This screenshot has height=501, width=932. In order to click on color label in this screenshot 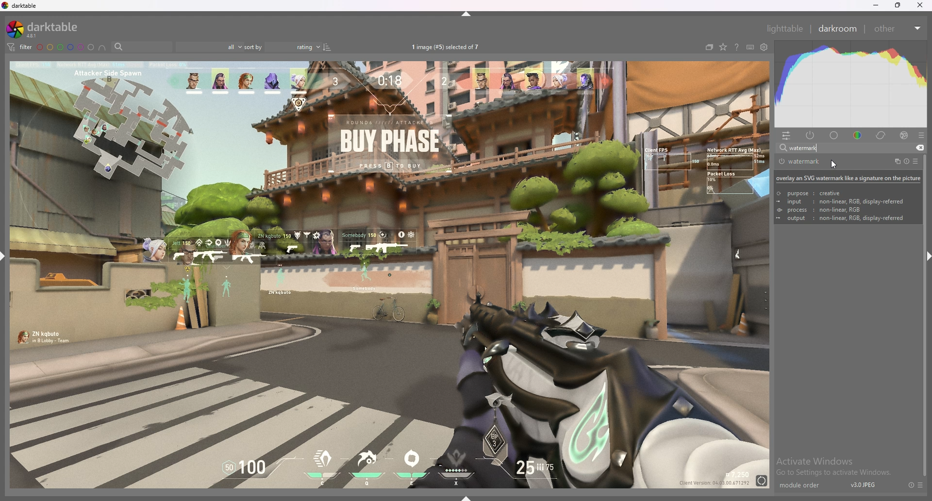, I will do `click(66, 47)`.